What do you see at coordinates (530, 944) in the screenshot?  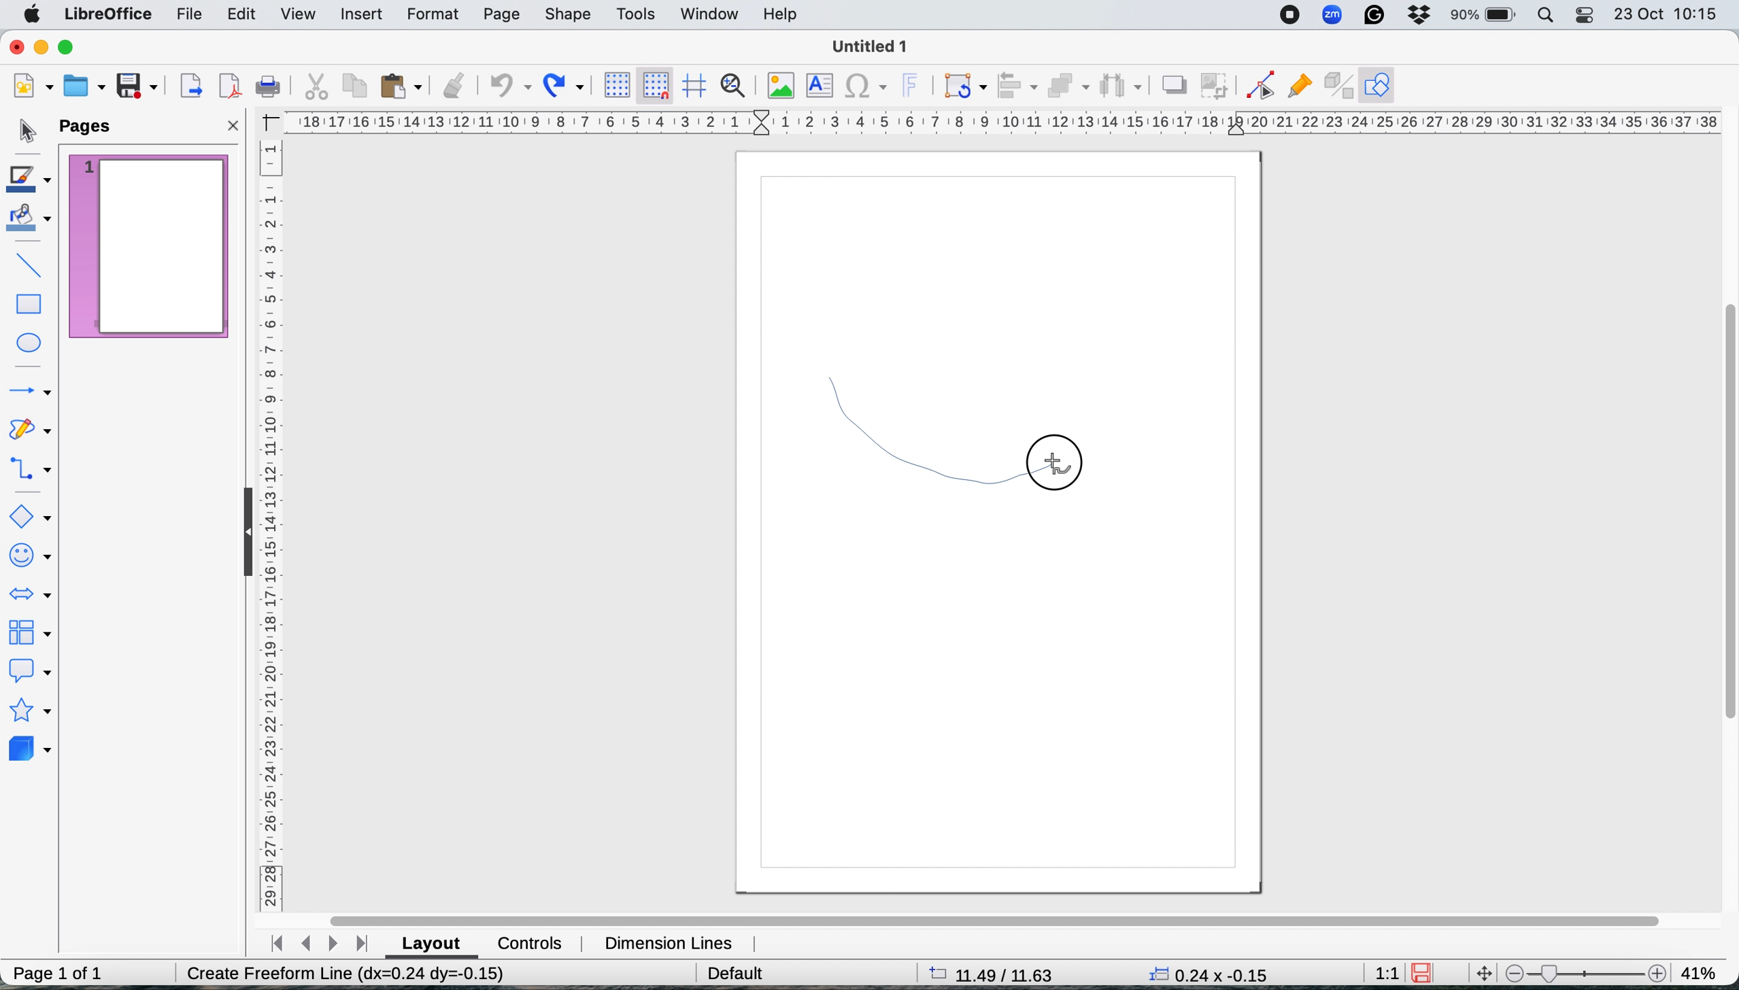 I see `controls` at bounding box center [530, 944].